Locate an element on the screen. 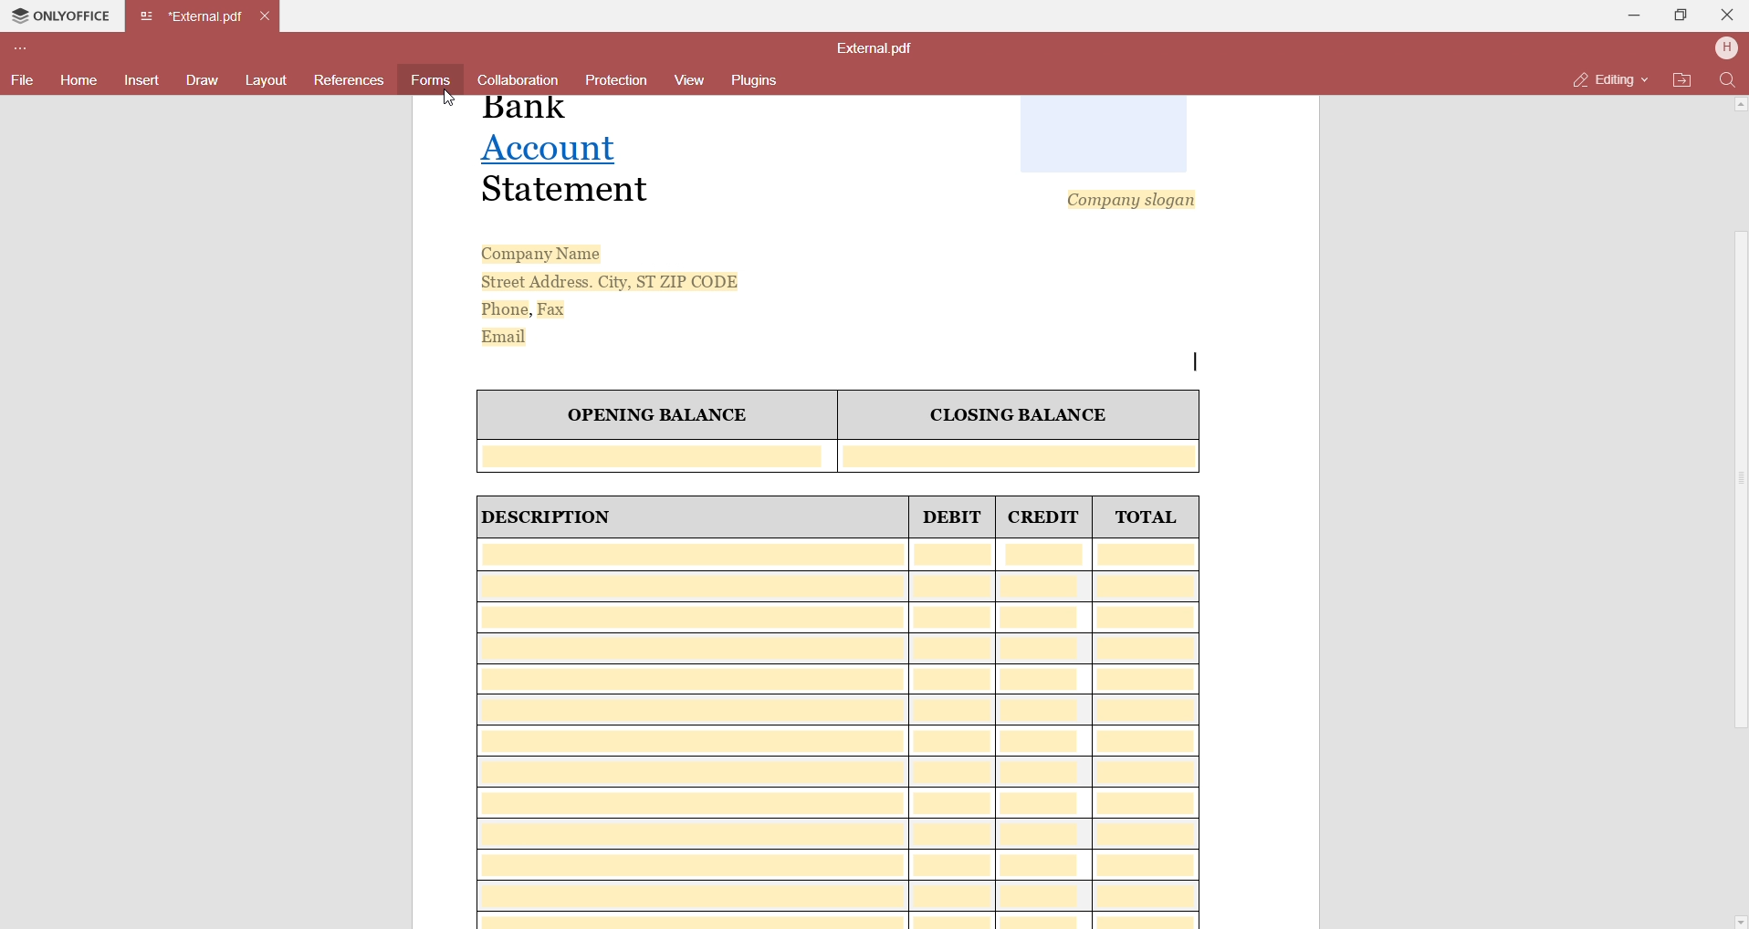 The image size is (1749, 929). OnlyOffice Application name is located at coordinates (58, 17).